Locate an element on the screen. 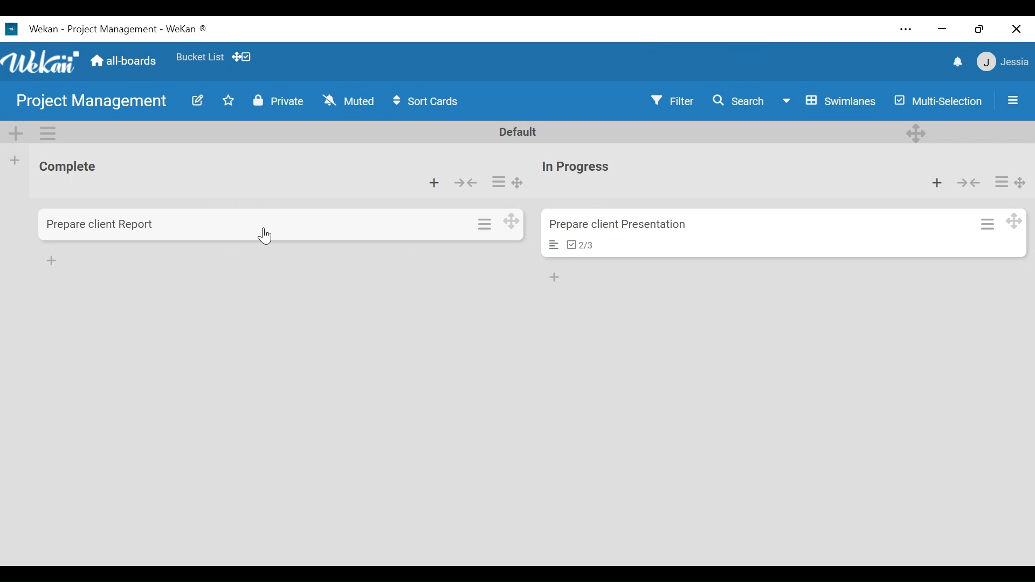 This screenshot has height=582, width=1035. Add card to the top of the list is located at coordinates (940, 182).